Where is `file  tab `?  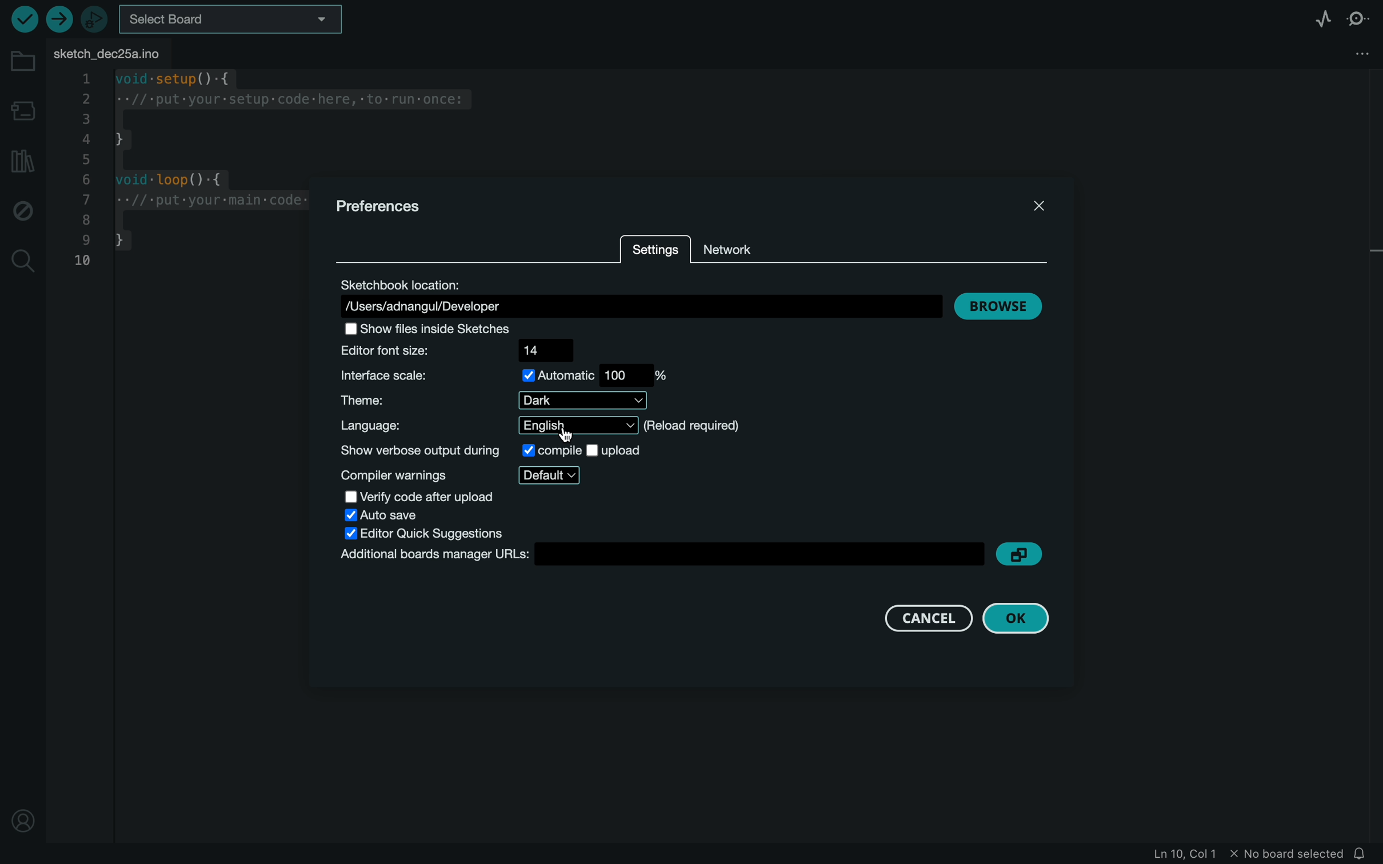 file  tab  is located at coordinates (114, 54).